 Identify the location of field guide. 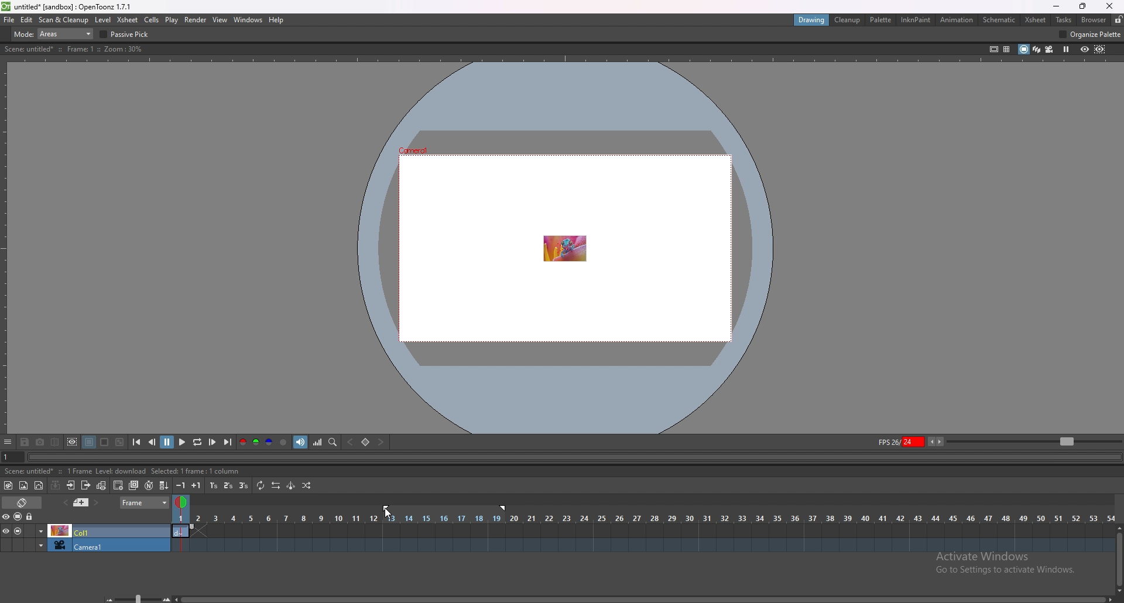
(1007, 50).